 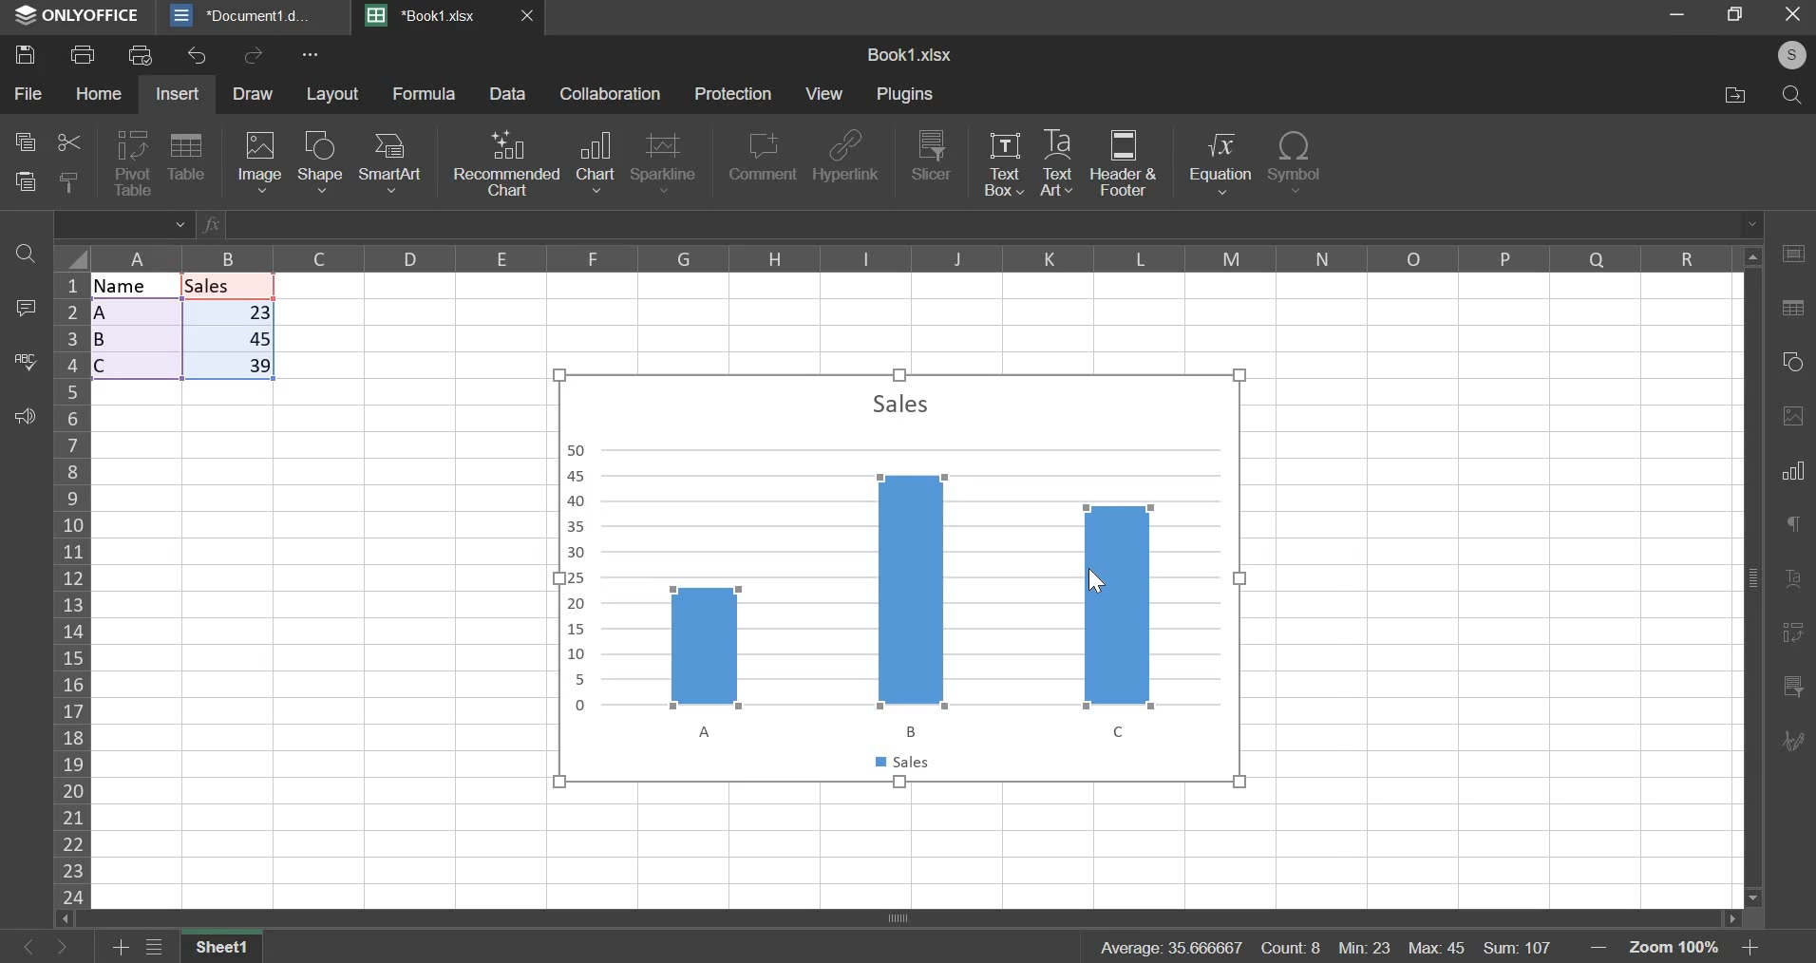 What do you see at coordinates (332, 94) in the screenshot?
I see `layout` at bounding box center [332, 94].